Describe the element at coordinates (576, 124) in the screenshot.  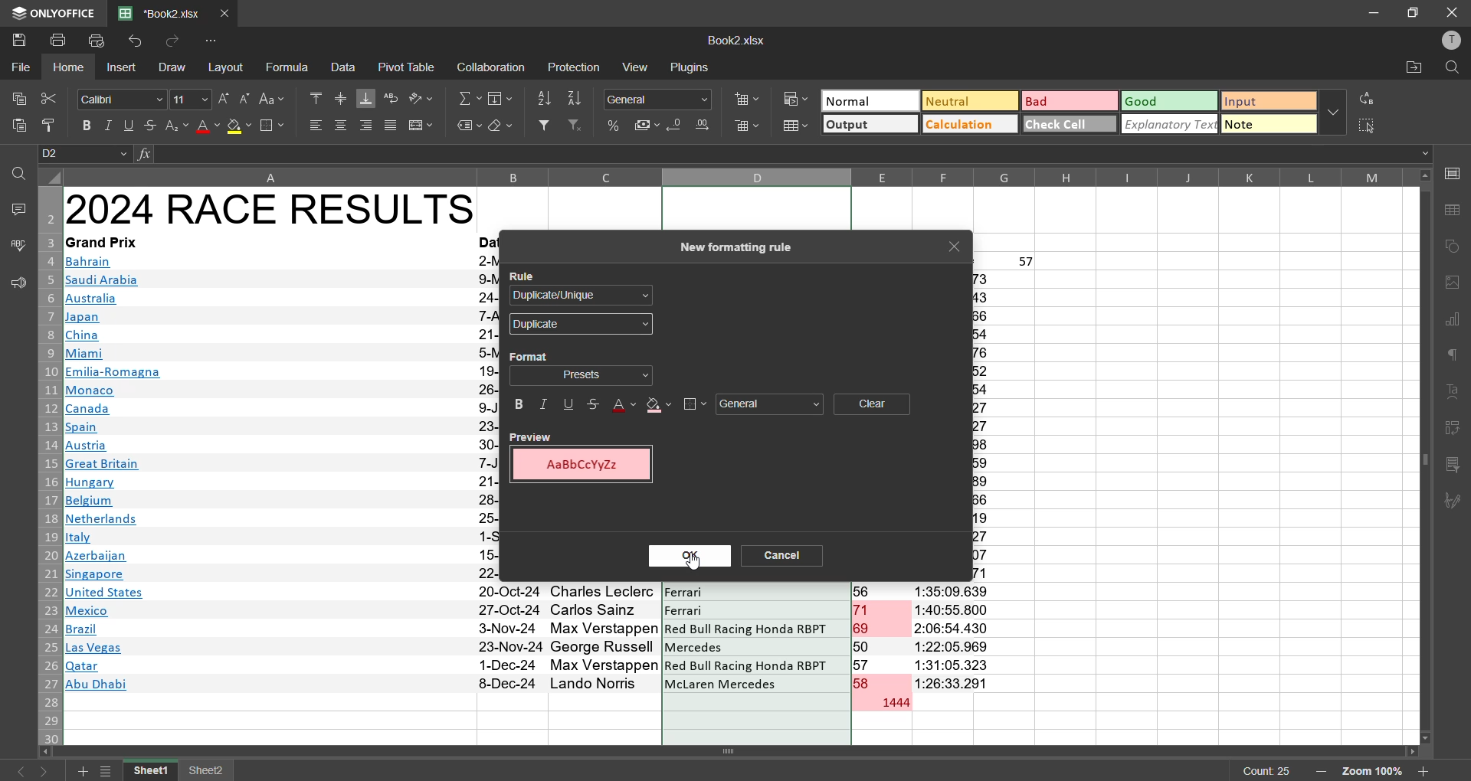
I see `clear filter` at that location.